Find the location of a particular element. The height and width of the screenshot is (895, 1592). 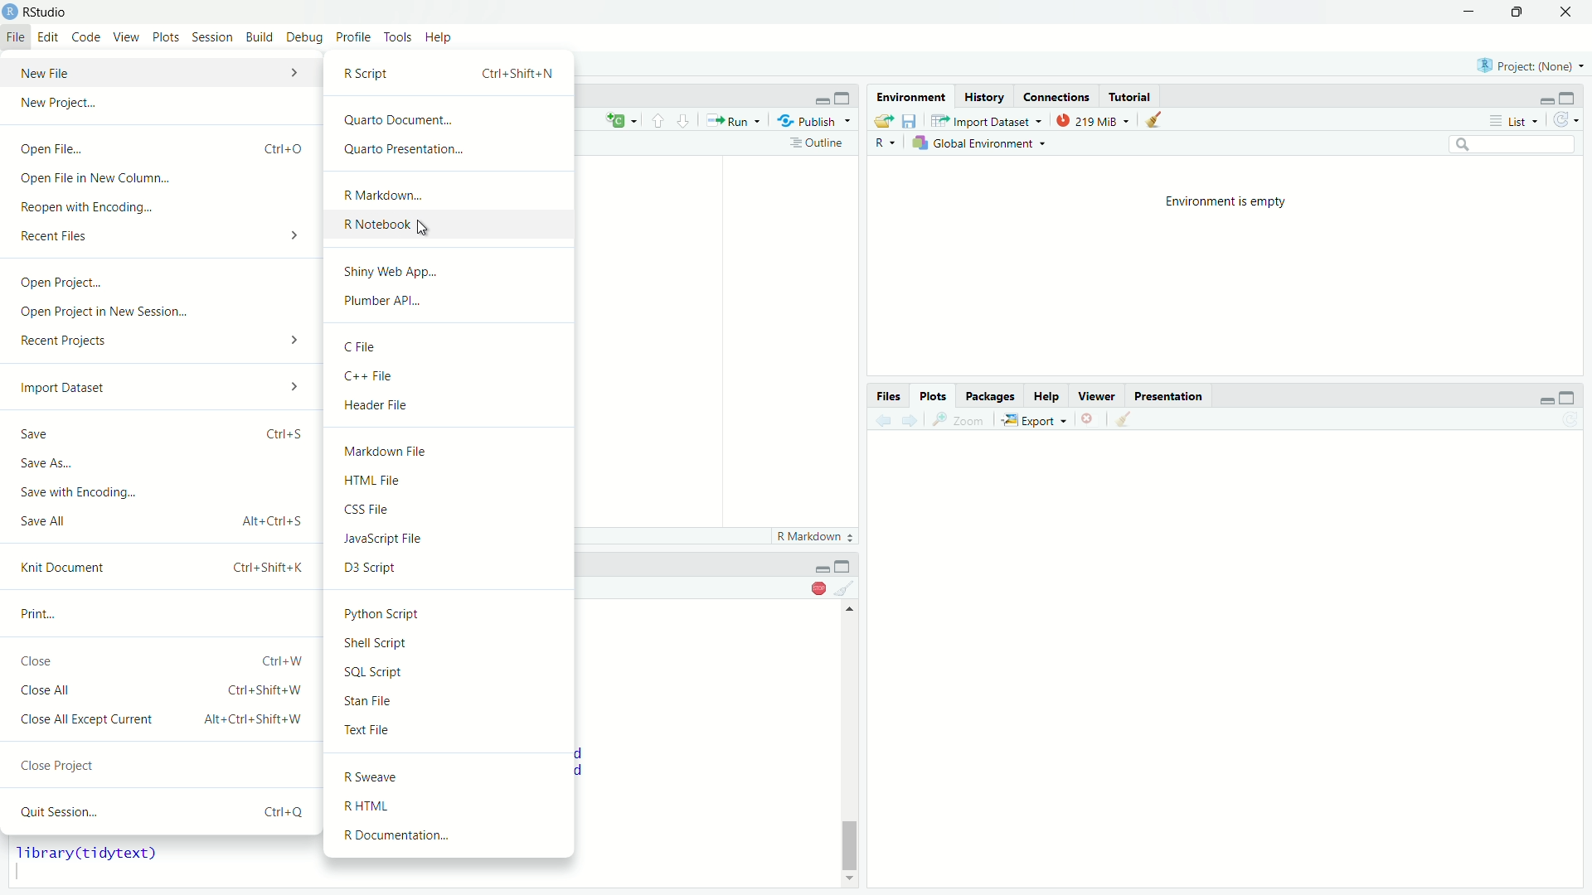

Close Project is located at coordinates (164, 762).